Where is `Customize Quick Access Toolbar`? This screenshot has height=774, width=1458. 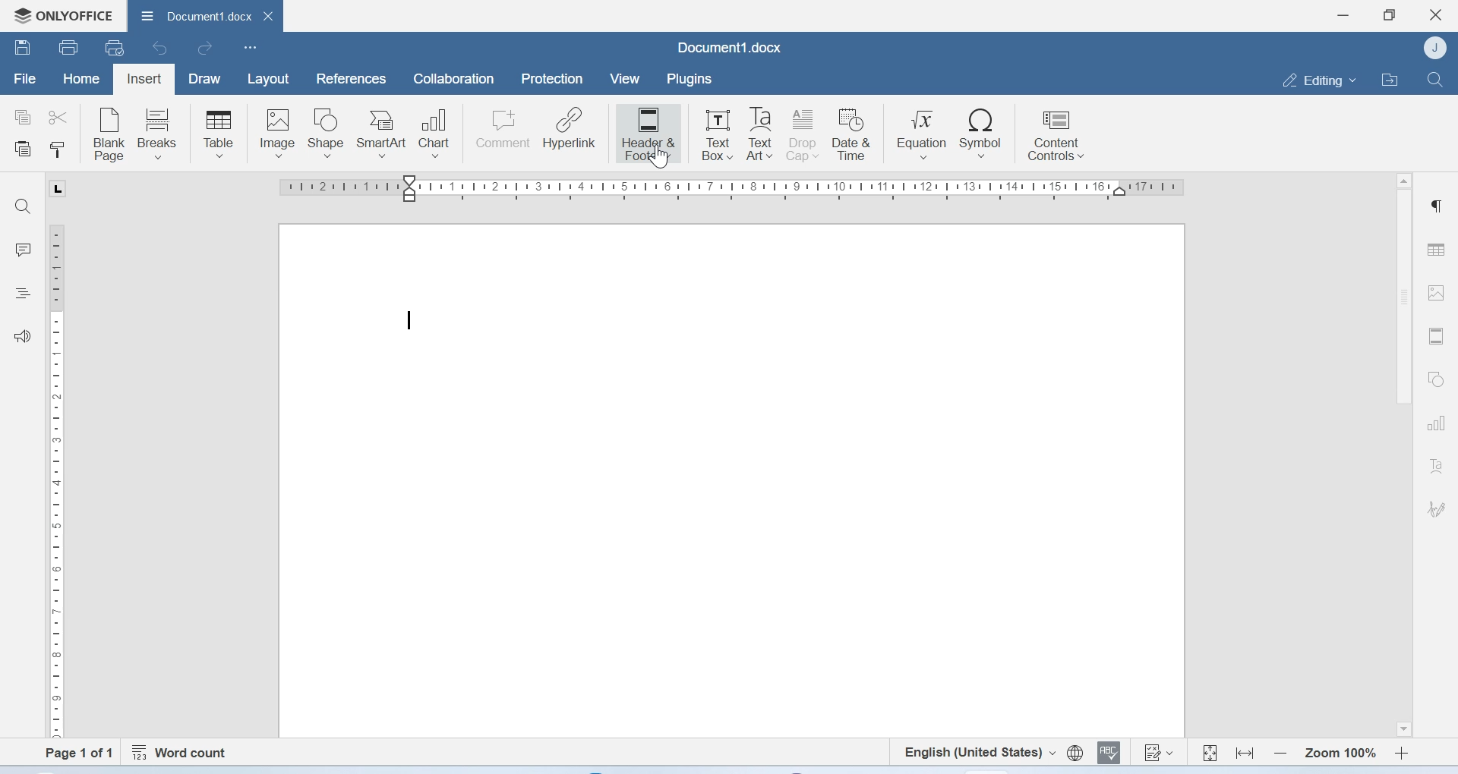 Customize Quick Access Toolbar is located at coordinates (251, 49).